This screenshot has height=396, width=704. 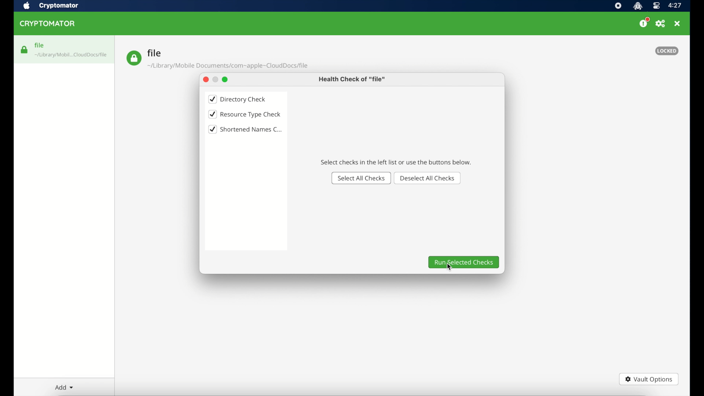 What do you see at coordinates (667, 51) in the screenshot?
I see `locked` at bounding box center [667, 51].